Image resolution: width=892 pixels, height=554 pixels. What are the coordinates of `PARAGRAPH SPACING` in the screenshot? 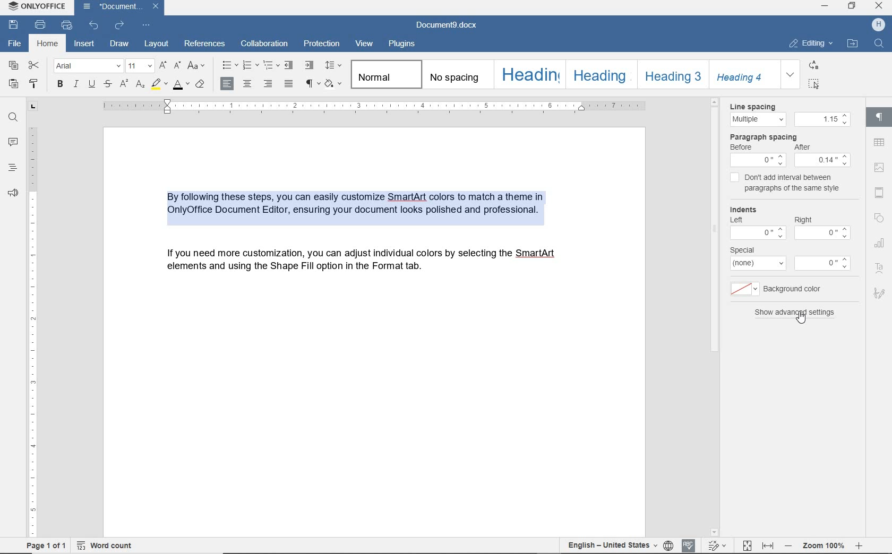 It's located at (764, 137).